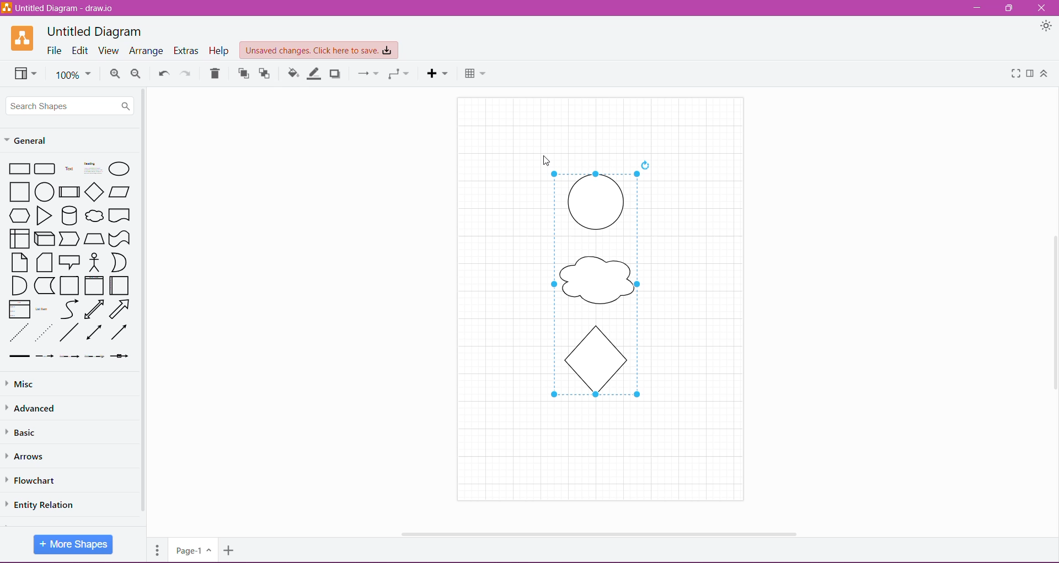 This screenshot has height=563, width=1059. Describe the element at coordinates (475, 72) in the screenshot. I see `Table` at that location.